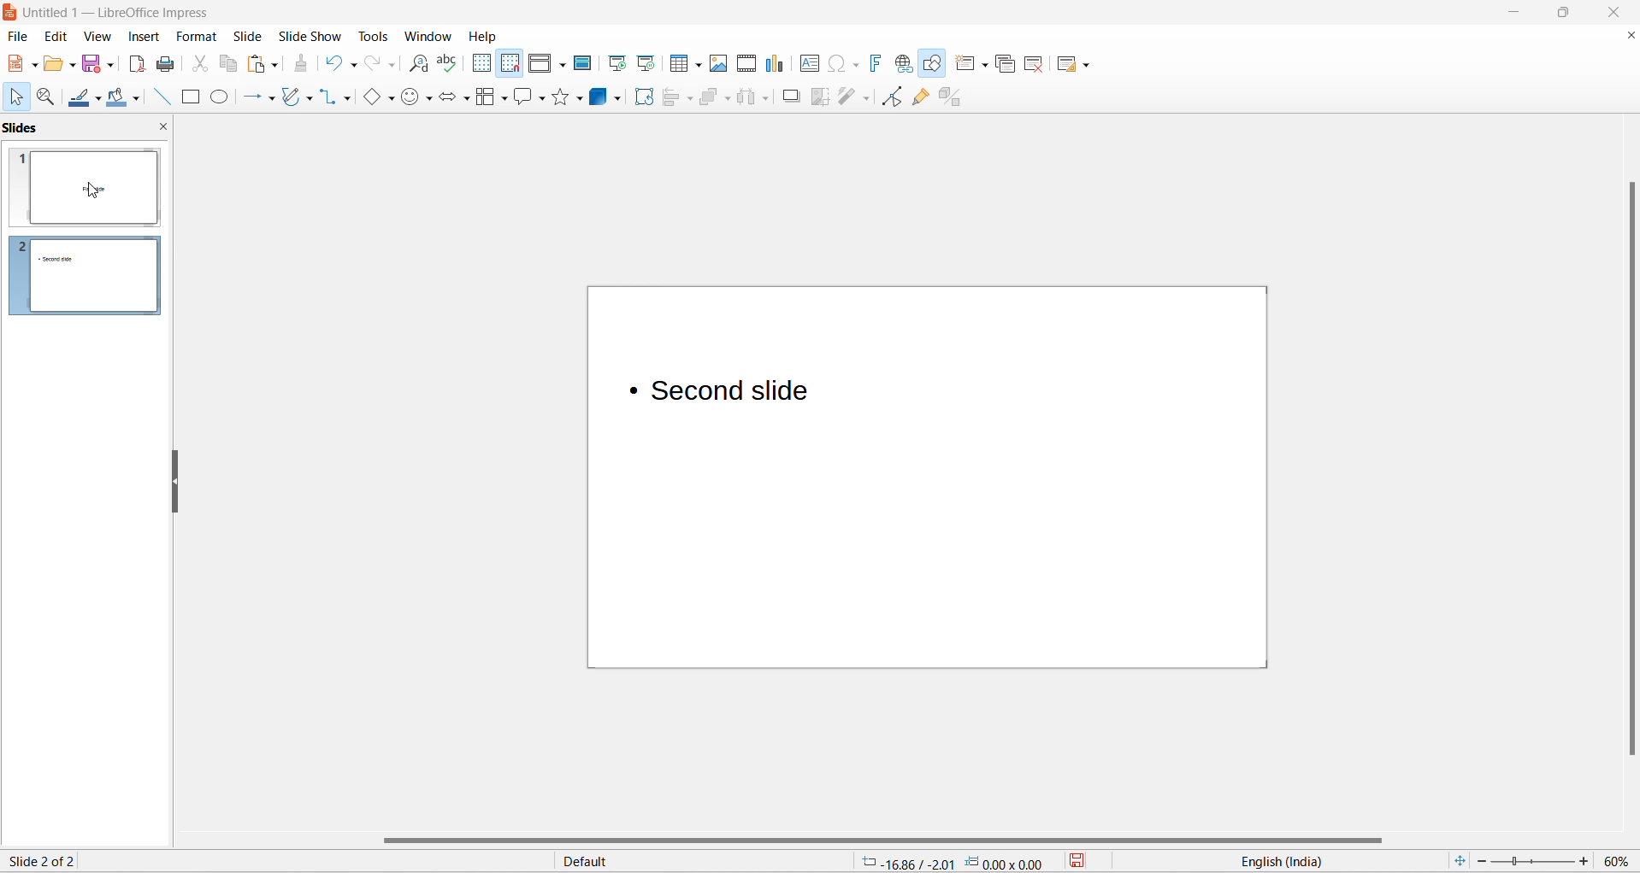 This screenshot has width=1640, height=873. What do you see at coordinates (309, 98) in the screenshot?
I see `curve and polygons options` at bounding box center [309, 98].